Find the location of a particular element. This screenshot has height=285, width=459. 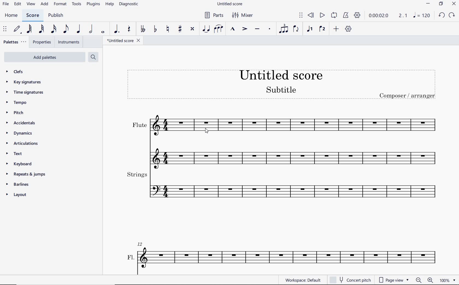

AUGMENTATION DOT is located at coordinates (117, 29).